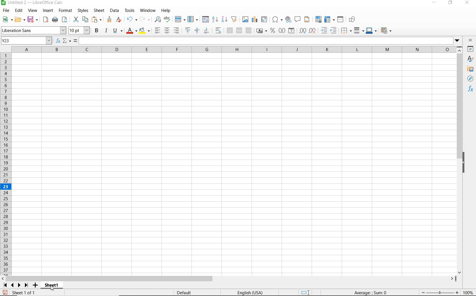 The height and width of the screenshot is (296, 476). What do you see at coordinates (118, 19) in the screenshot?
I see `CLEAR DIRECT FORMATTING` at bounding box center [118, 19].